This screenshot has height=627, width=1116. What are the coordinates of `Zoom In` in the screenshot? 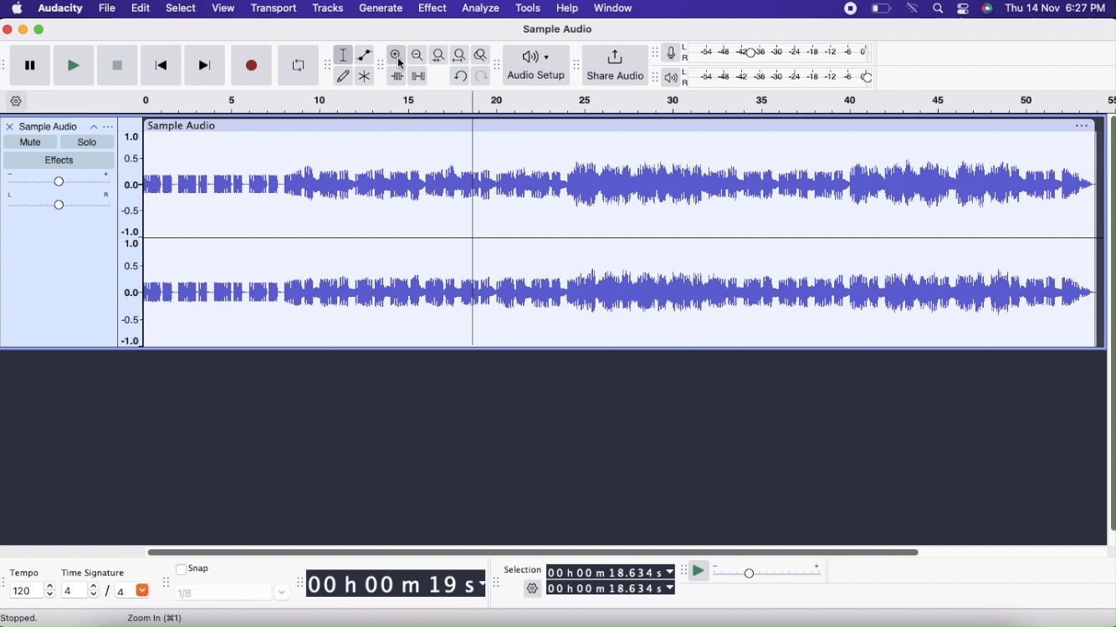 It's located at (157, 618).